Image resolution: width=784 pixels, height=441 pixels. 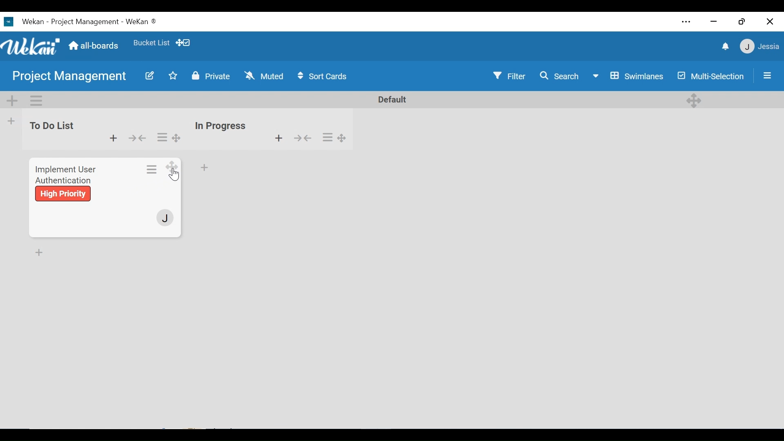 What do you see at coordinates (151, 43) in the screenshot?
I see `Favorites` at bounding box center [151, 43].